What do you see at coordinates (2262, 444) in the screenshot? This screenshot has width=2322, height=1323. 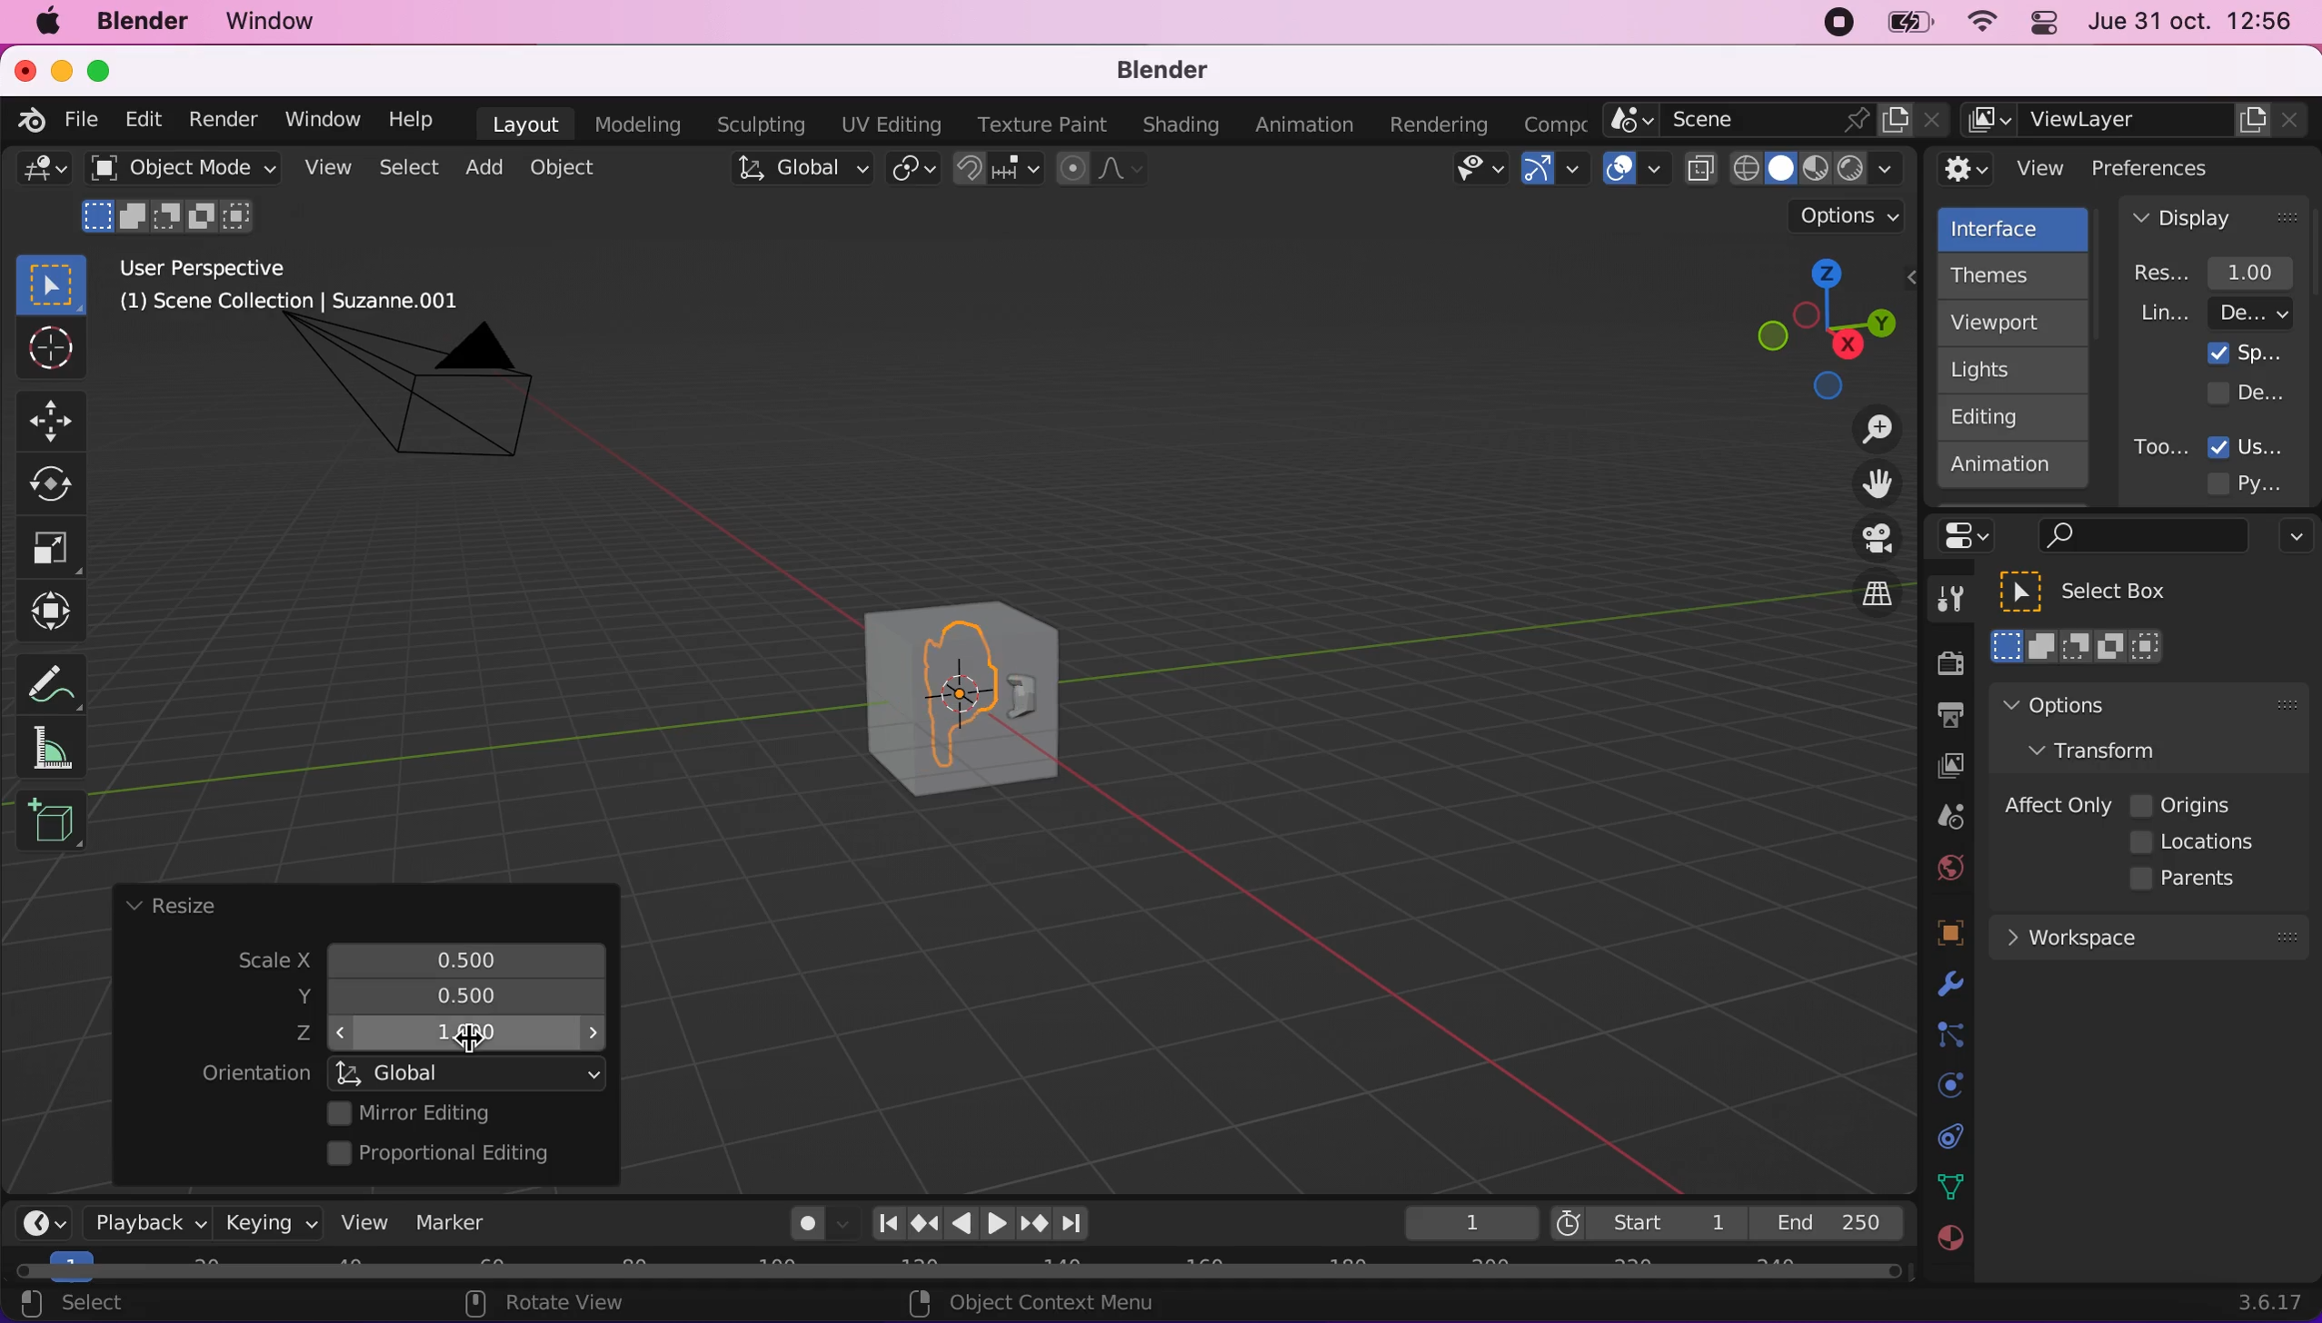 I see `user tooltips` at bounding box center [2262, 444].